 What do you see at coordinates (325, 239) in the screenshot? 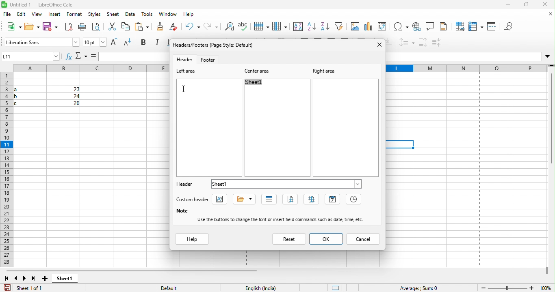
I see `ok` at bounding box center [325, 239].